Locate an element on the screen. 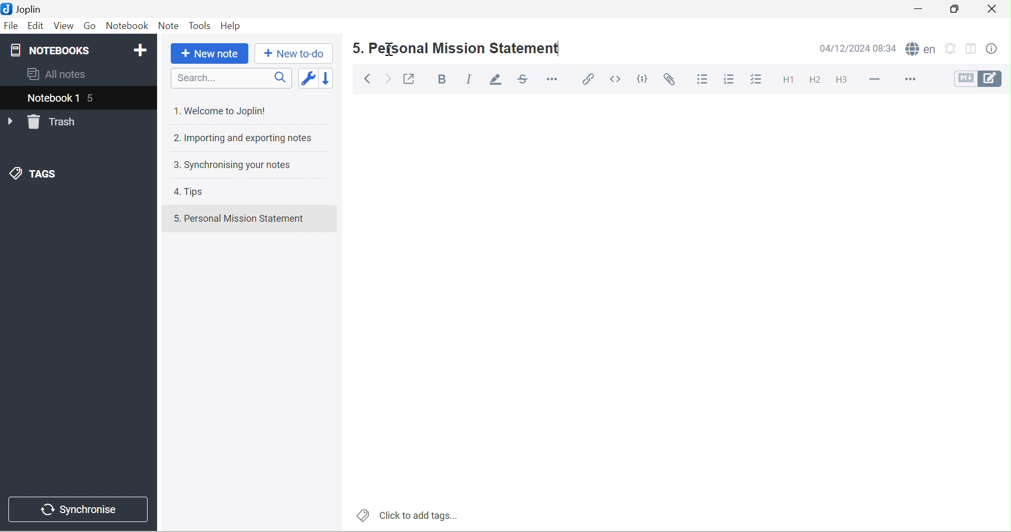  Restore Down is located at coordinates (953, 9).